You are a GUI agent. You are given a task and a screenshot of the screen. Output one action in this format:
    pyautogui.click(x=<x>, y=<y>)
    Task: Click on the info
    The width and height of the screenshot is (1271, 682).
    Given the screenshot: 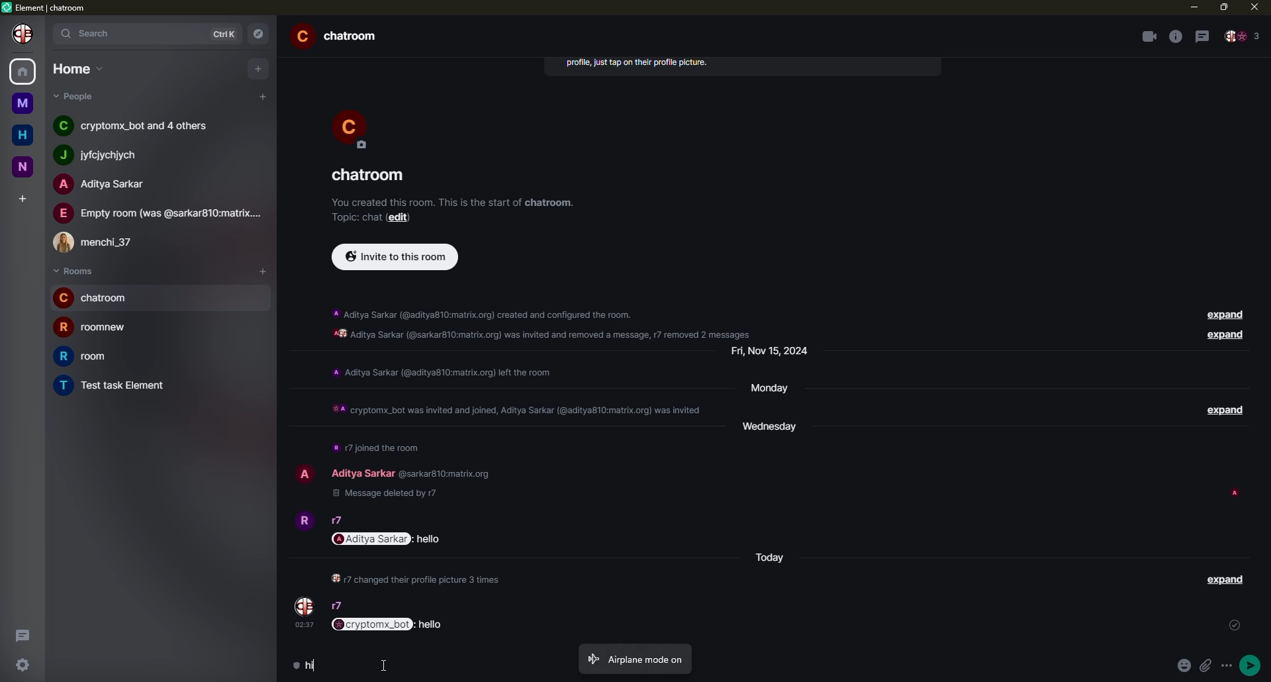 What is the action you would take?
    pyautogui.click(x=636, y=61)
    